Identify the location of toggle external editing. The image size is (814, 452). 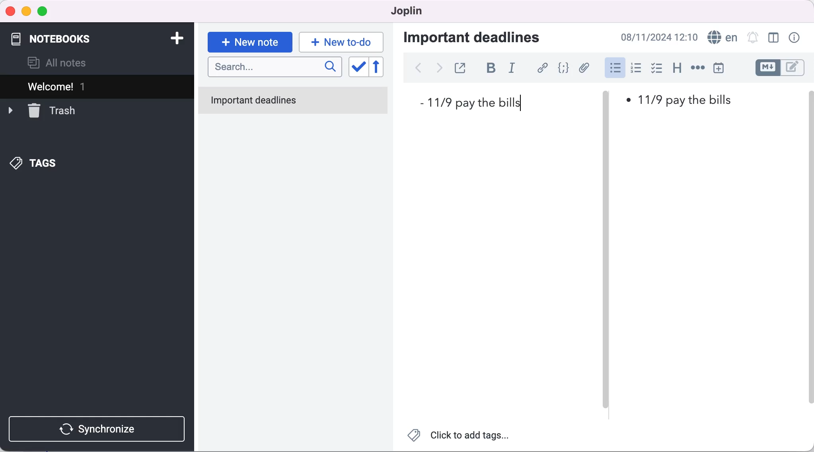
(460, 69).